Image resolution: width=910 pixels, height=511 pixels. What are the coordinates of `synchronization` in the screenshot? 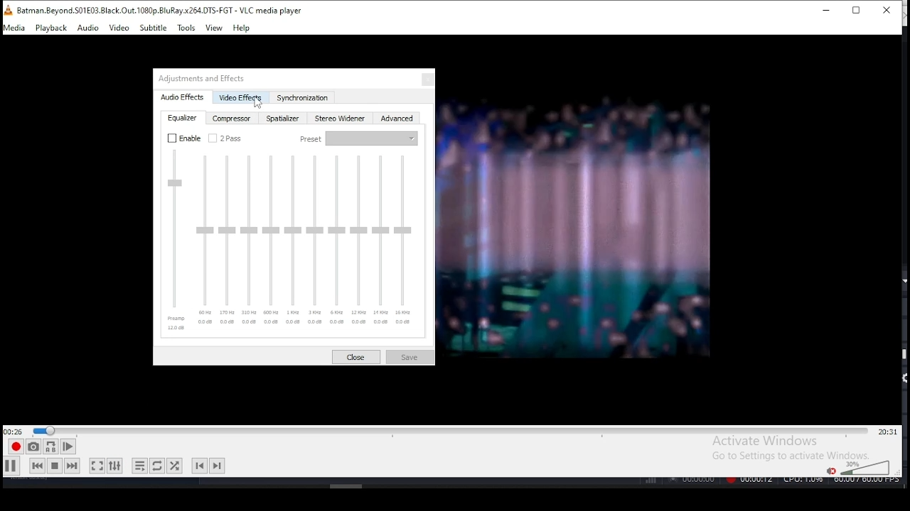 It's located at (303, 98).